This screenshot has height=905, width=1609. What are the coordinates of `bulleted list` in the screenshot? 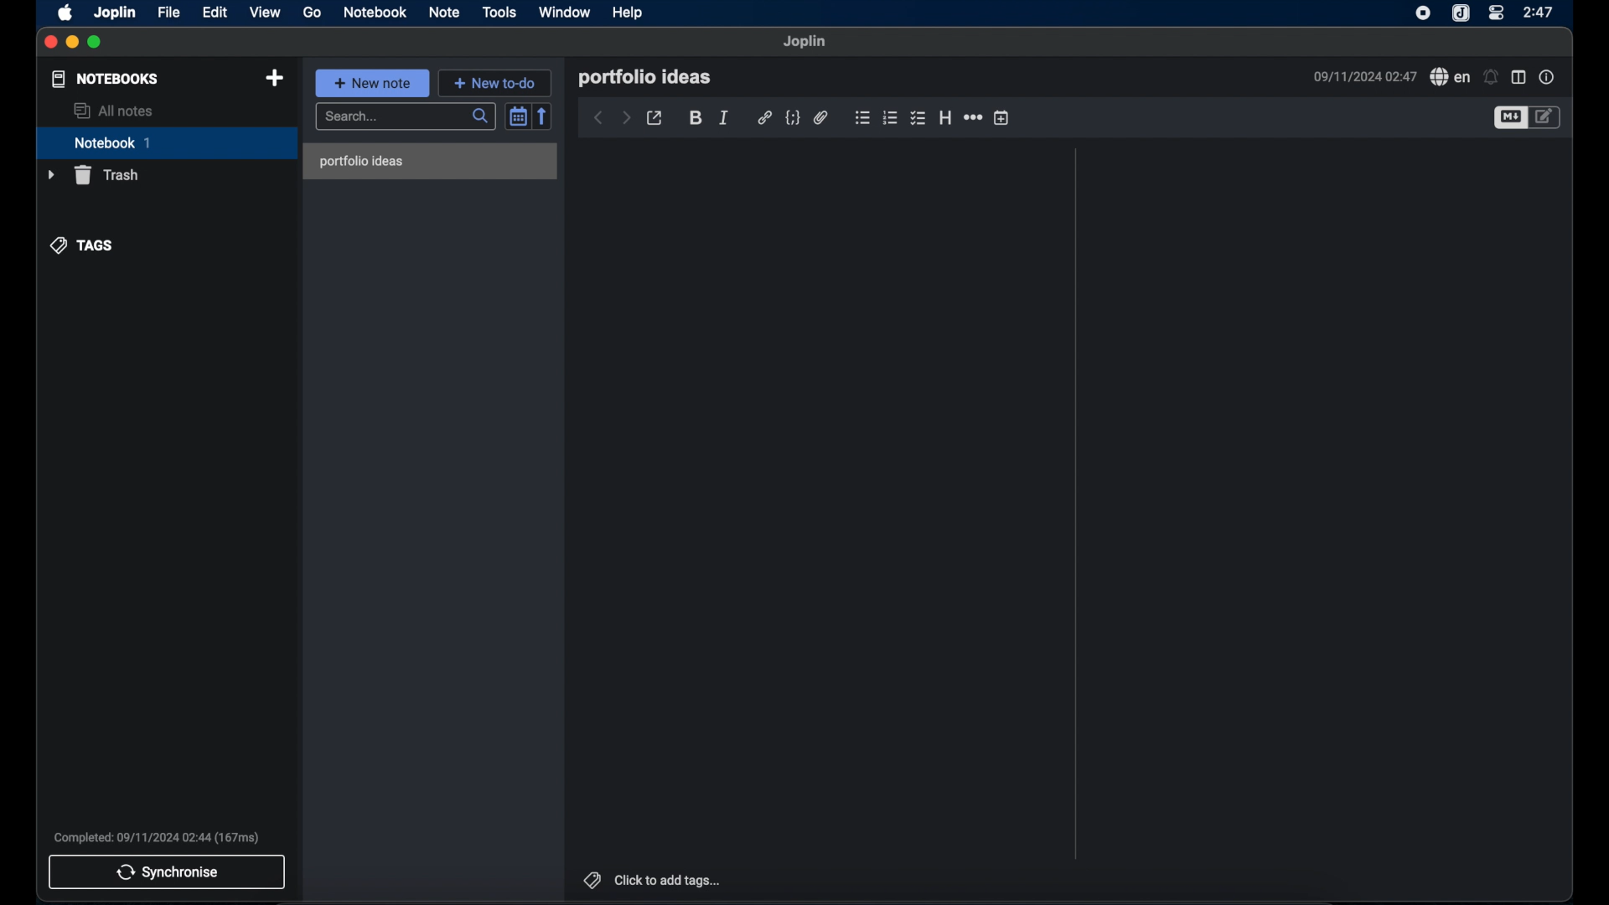 It's located at (861, 117).